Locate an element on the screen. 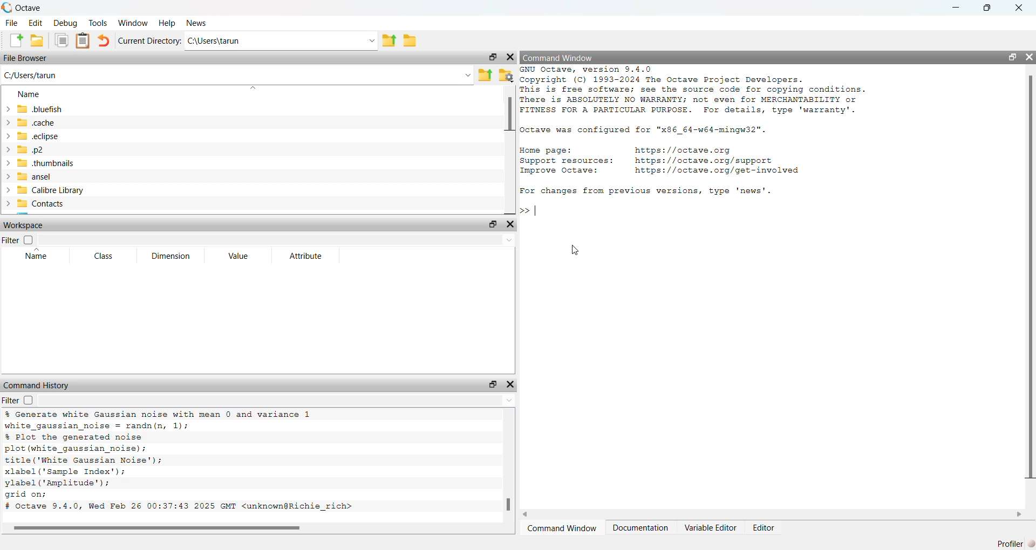  name is located at coordinates (33, 93).